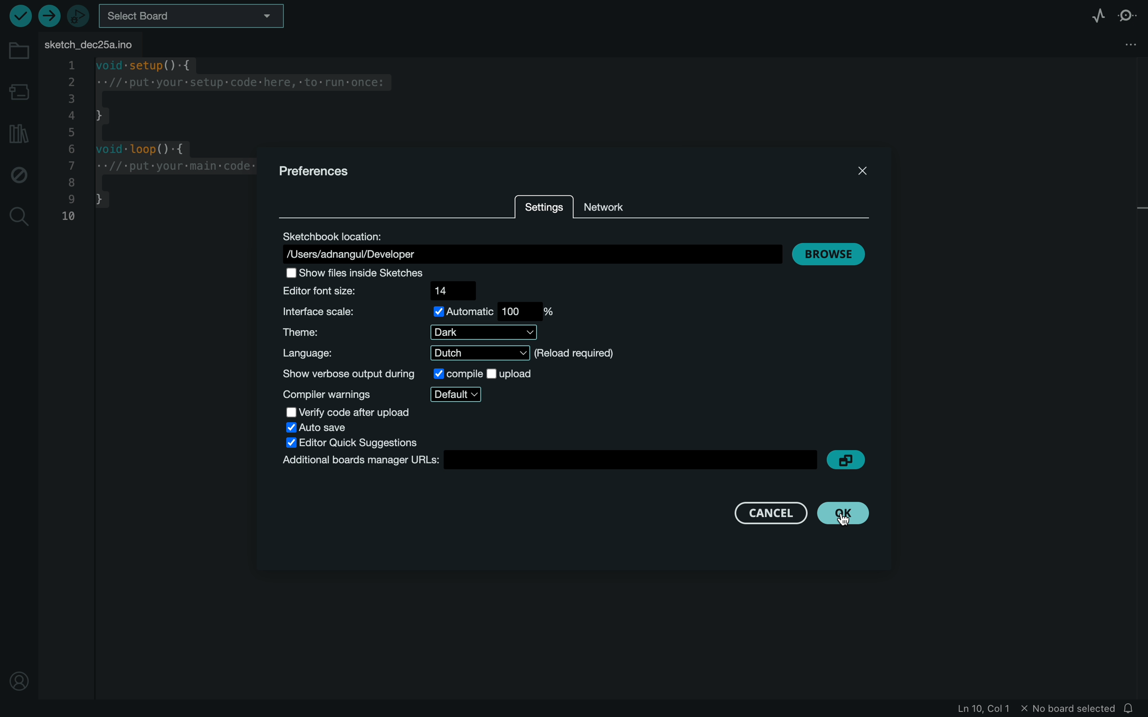 This screenshot has width=1148, height=717. Describe the element at coordinates (19, 174) in the screenshot. I see `debug` at that location.